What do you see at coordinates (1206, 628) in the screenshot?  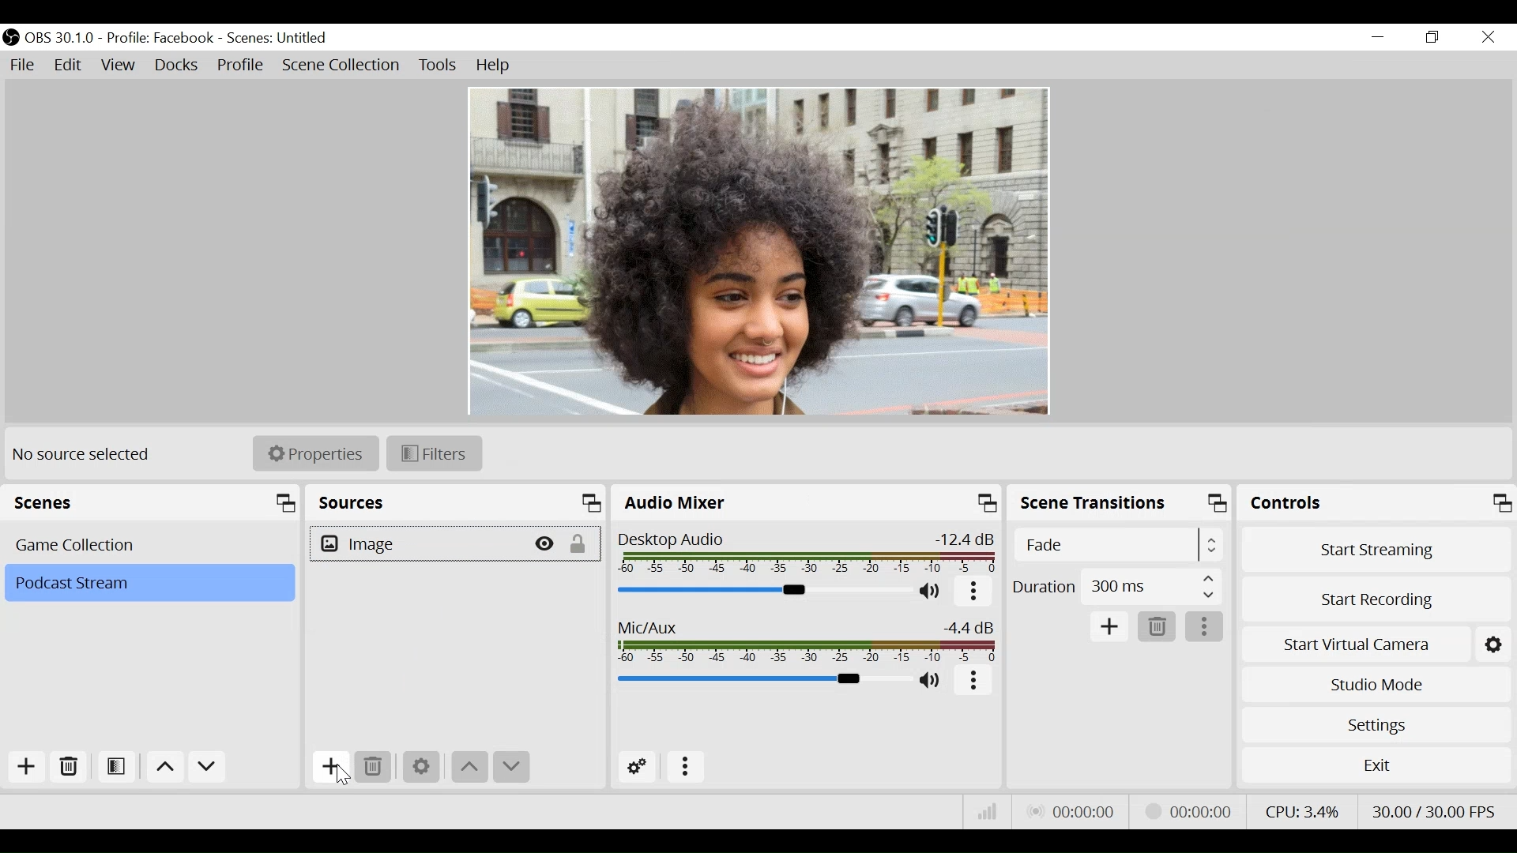 I see `more options` at bounding box center [1206, 628].